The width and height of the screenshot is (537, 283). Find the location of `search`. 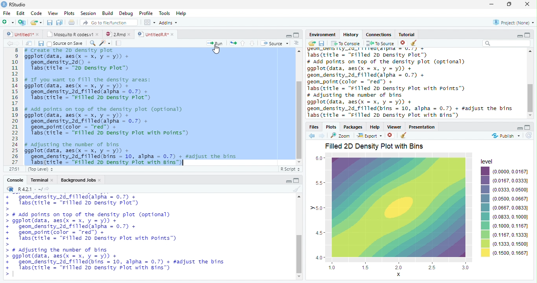

search is located at coordinates (91, 43).